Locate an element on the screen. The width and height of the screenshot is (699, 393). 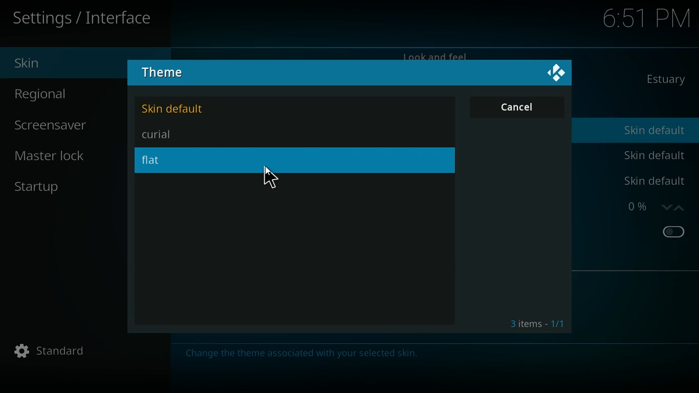
zoom is located at coordinates (651, 207).